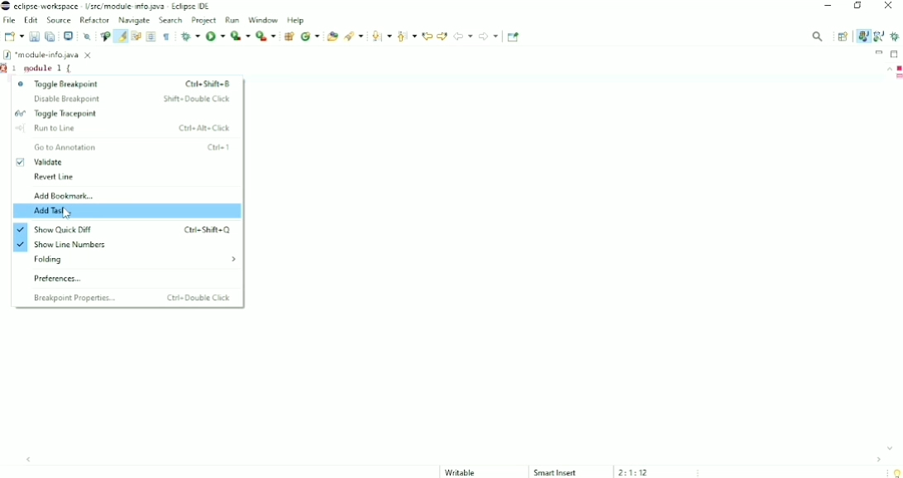  What do you see at coordinates (204, 20) in the screenshot?
I see `Project` at bounding box center [204, 20].